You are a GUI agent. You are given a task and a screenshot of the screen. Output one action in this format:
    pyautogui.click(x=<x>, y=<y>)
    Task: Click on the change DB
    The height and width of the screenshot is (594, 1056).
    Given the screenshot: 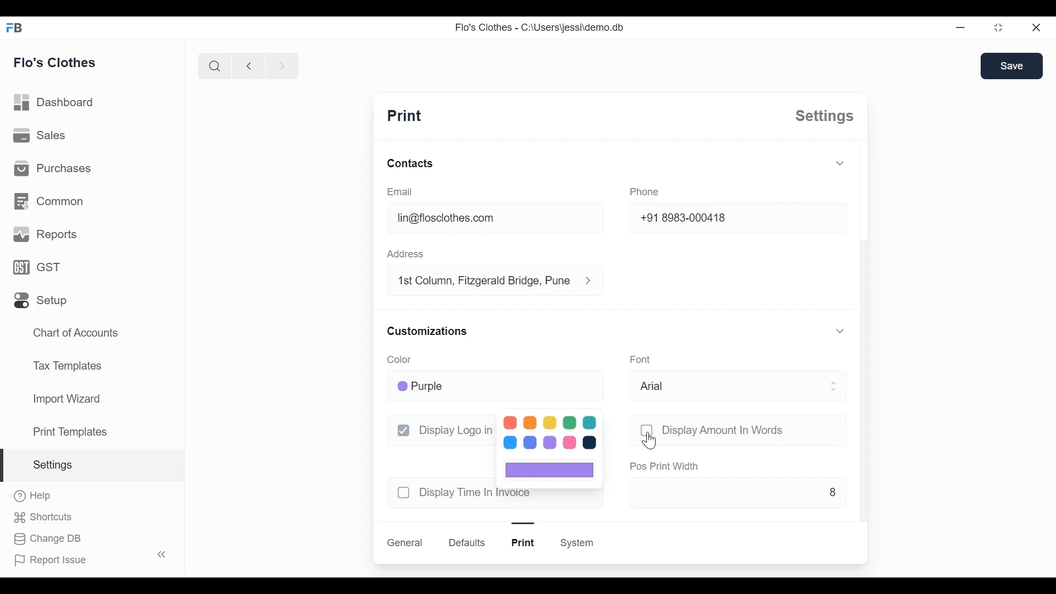 What is the action you would take?
    pyautogui.click(x=46, y=539)
    